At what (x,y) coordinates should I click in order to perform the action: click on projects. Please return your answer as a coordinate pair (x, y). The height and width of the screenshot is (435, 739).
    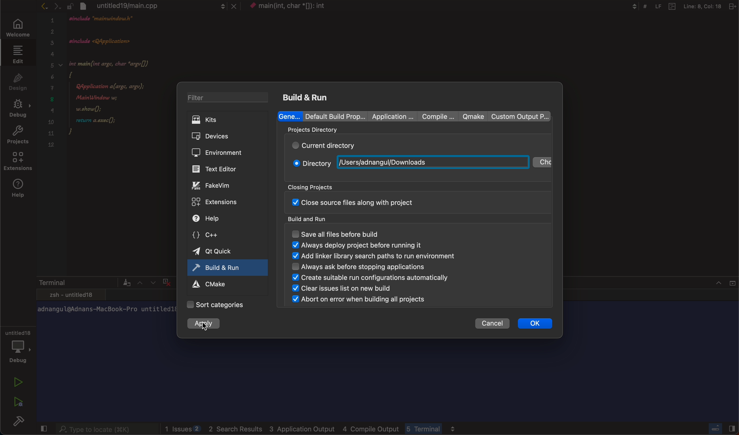
    Looking at the image, I should click on (17, 134).